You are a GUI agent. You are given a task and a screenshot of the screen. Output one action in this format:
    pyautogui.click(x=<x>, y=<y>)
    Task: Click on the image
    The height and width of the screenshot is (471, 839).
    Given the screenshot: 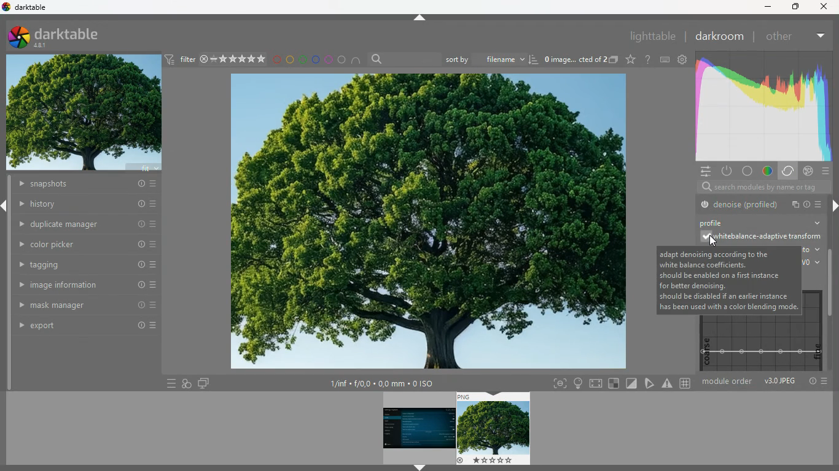 What is the action you would take?
    pyautogui.click(x=494, y=429)
    